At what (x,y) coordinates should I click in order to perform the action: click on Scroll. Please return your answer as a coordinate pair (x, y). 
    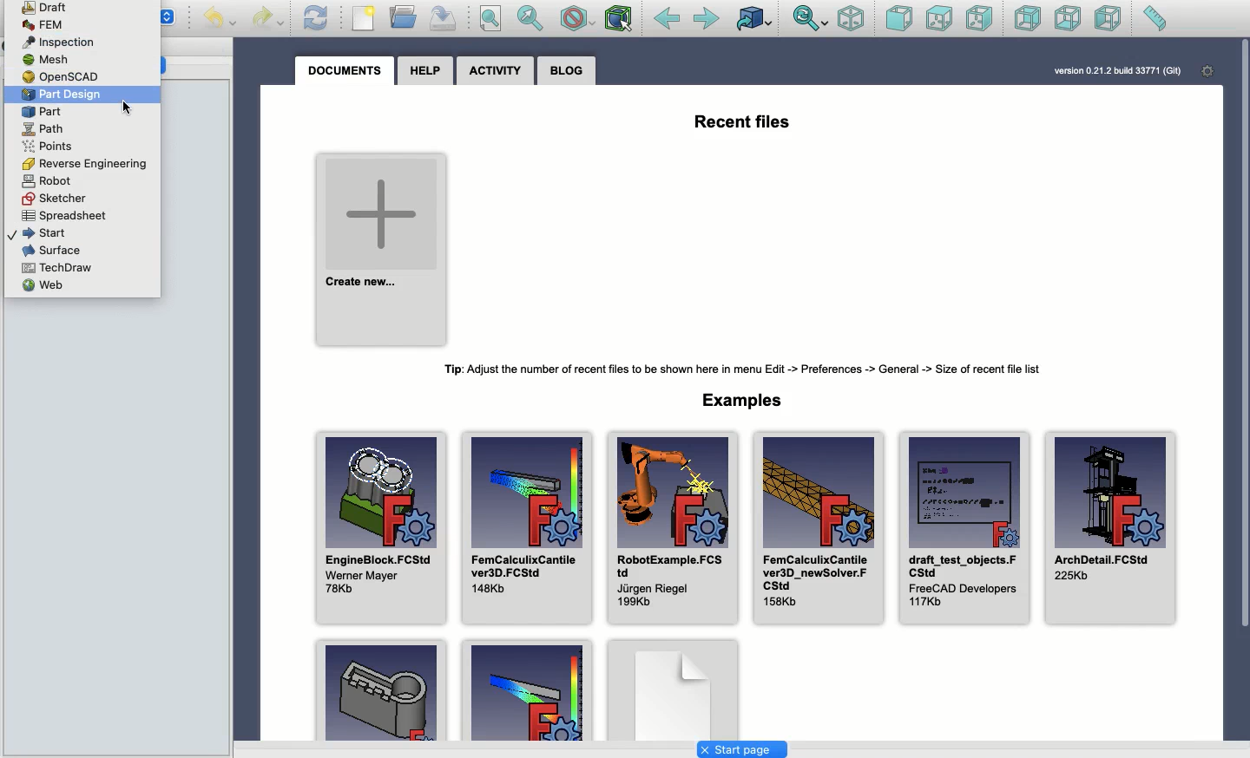
    Looking at the image, I should click on (1242, 389).